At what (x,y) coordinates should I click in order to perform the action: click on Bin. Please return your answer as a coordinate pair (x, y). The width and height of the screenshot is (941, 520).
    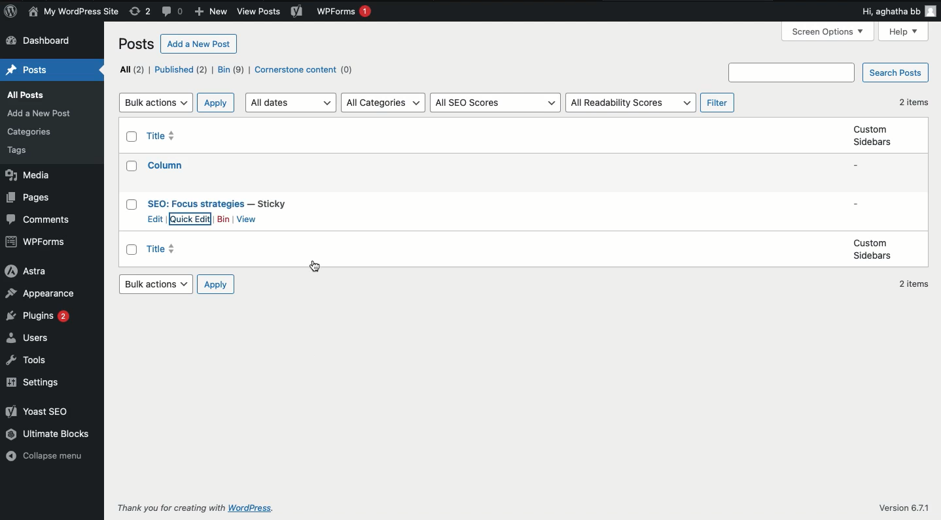
    Looking at the image, I should click on (223, 219).